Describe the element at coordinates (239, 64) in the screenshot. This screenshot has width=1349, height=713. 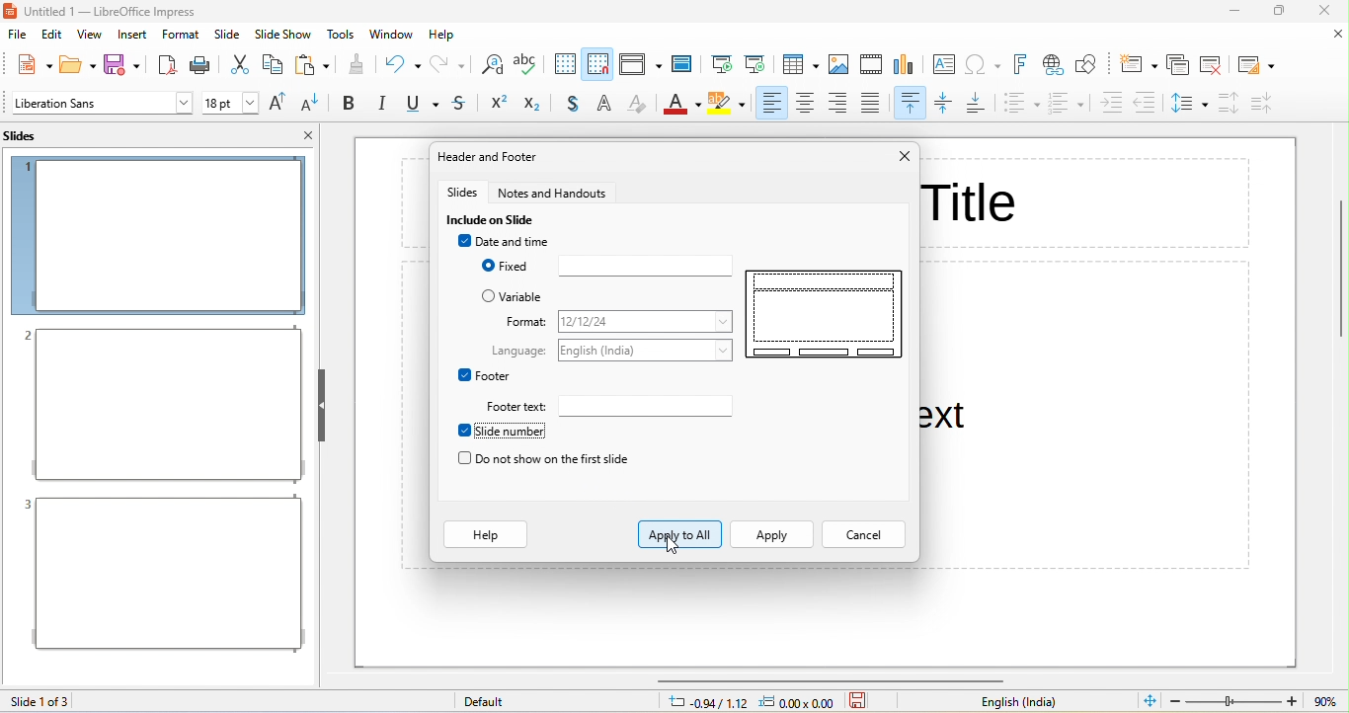
I see `cut` at that location.